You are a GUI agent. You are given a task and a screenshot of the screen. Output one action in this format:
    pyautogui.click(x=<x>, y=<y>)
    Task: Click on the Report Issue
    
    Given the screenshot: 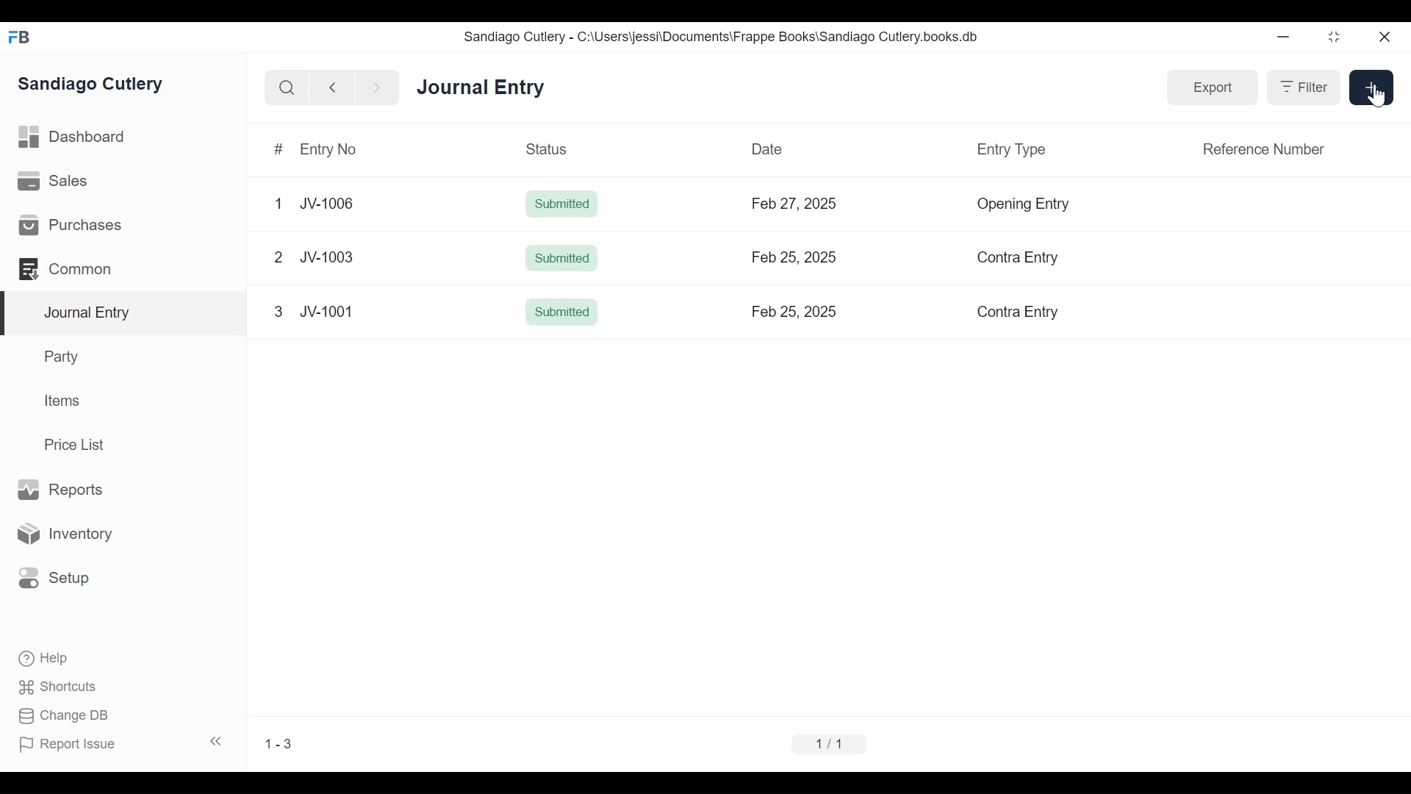 What is the action you would take?
    pyautogui.click(x=73, y=745)
    